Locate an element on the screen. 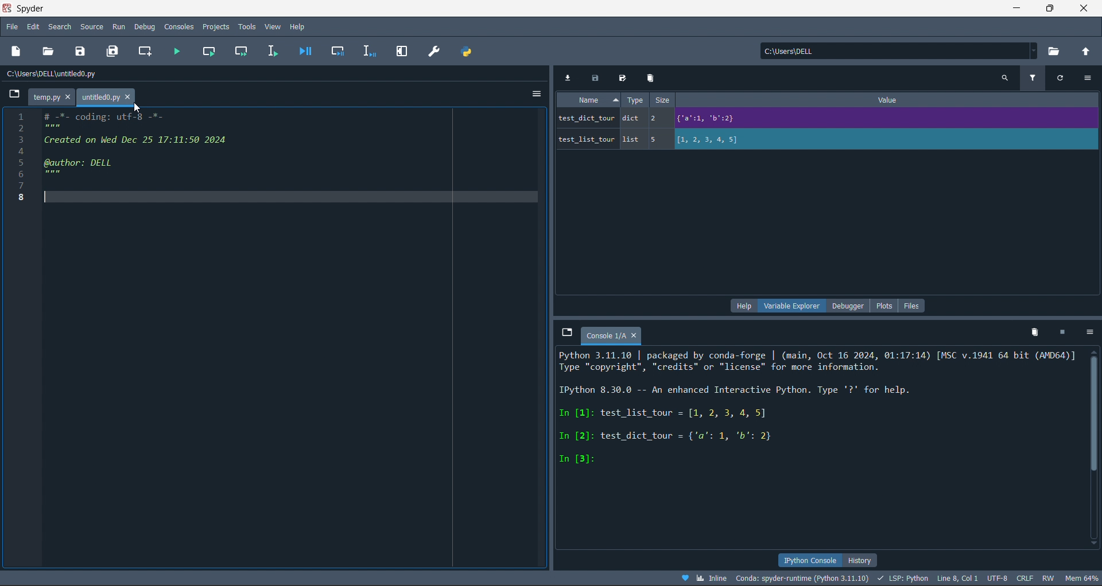 Image resolution: width=1102 pixels, height=586 pixels. run file is located at coordinates (175, 49).